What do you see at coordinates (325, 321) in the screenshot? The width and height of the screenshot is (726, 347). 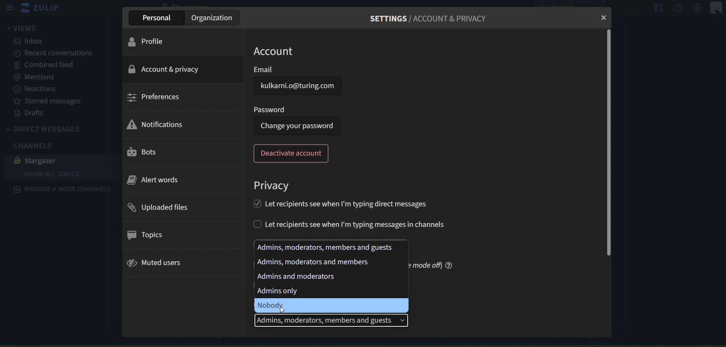 I see `admins, moderators, members and guests` at bounding box center [325, 321].